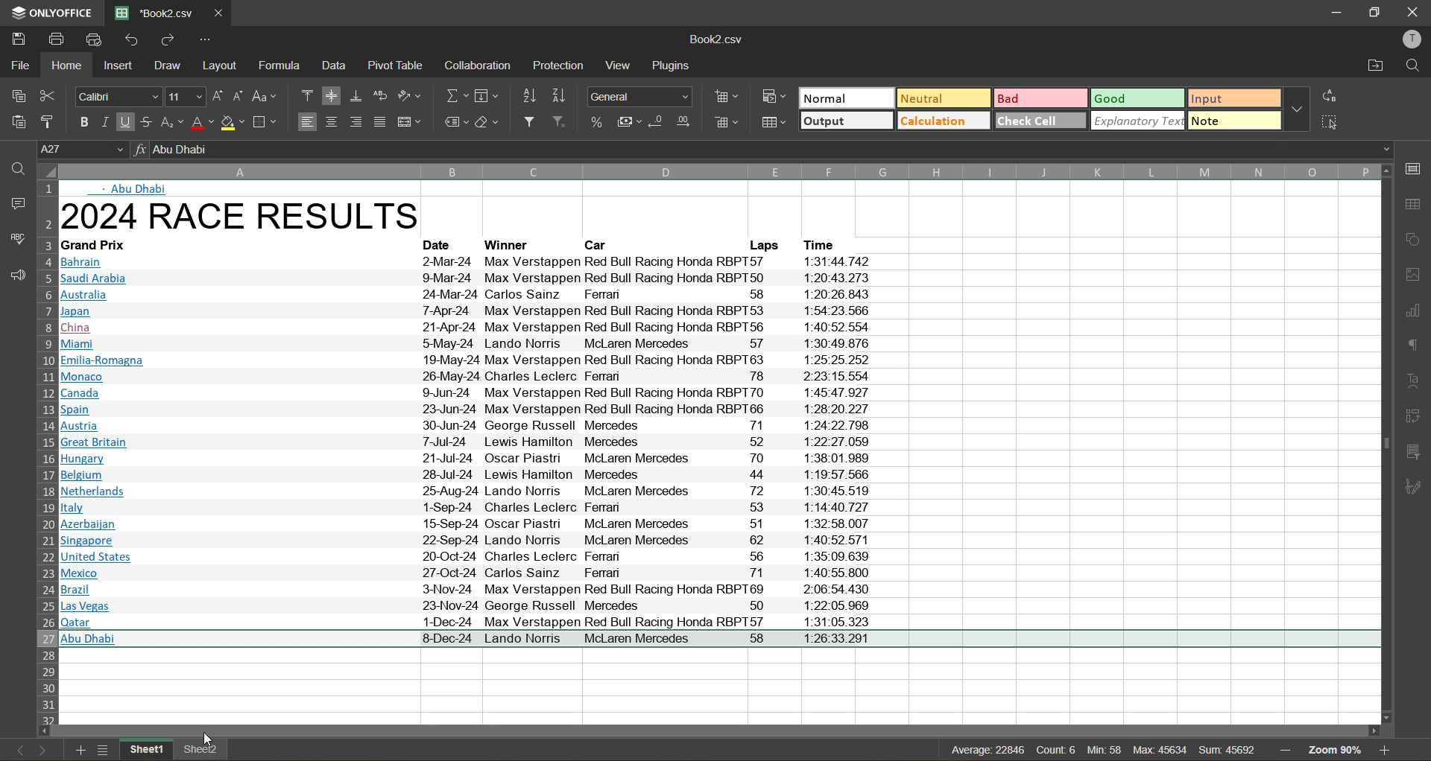 The height and width of the screenshot is (761, 1431). I want to click on note, so click(1234, 121).